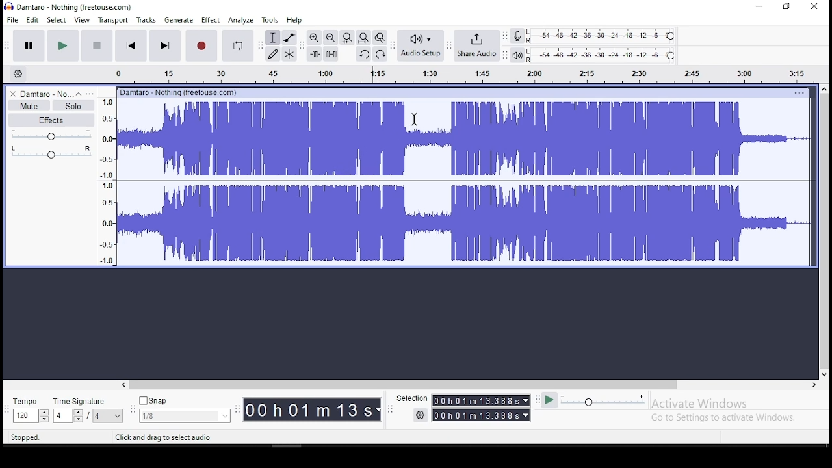  What do you see at coordinates (18, 74) in the screenshot?
I see `timeline settings` at bounding box center [18, 74].